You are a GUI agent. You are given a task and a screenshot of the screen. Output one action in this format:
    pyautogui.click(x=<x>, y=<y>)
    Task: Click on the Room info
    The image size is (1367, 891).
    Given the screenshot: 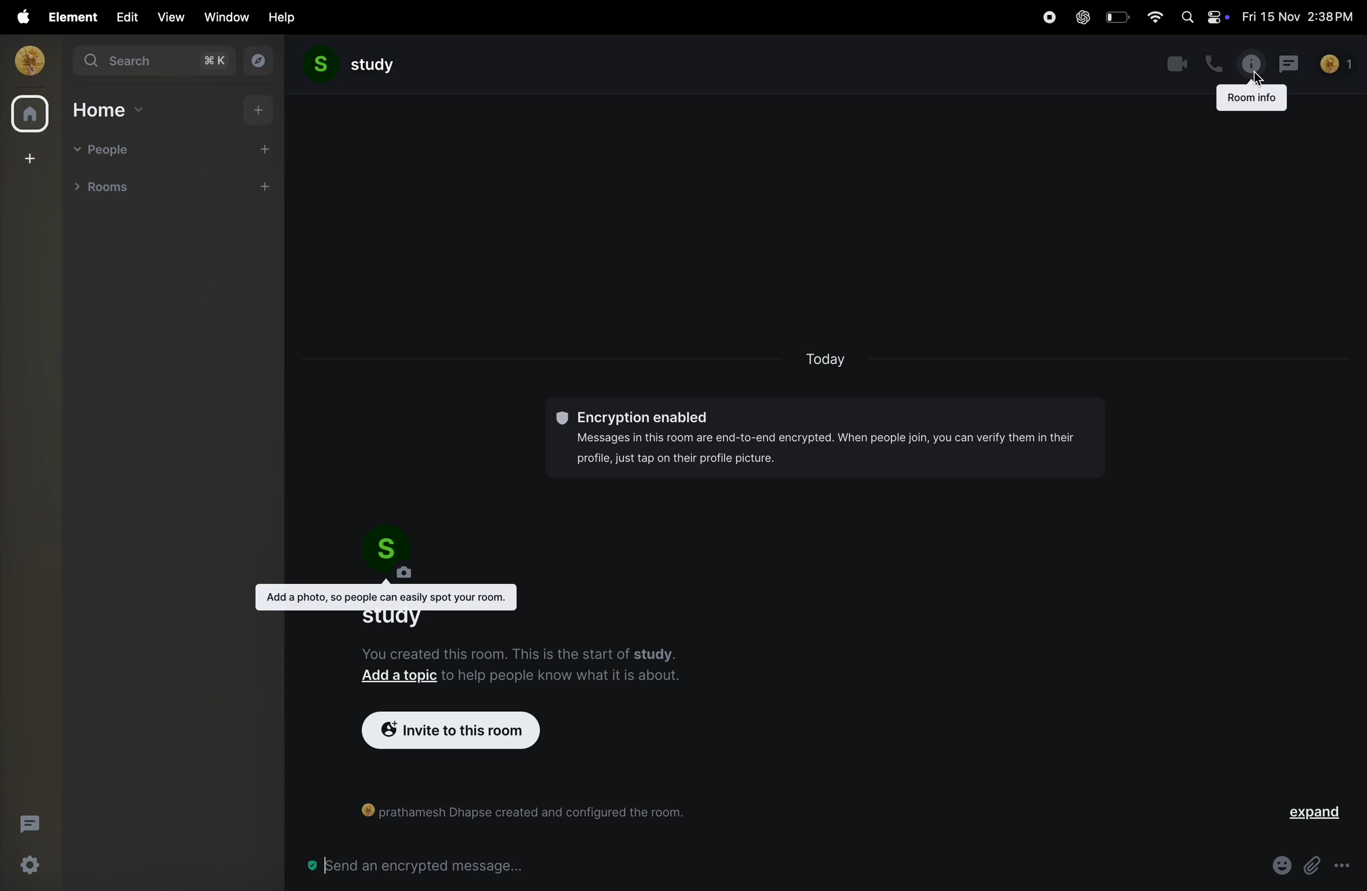 What is the action you would take?
    pyautogui.click(x=1252, y=100)
    